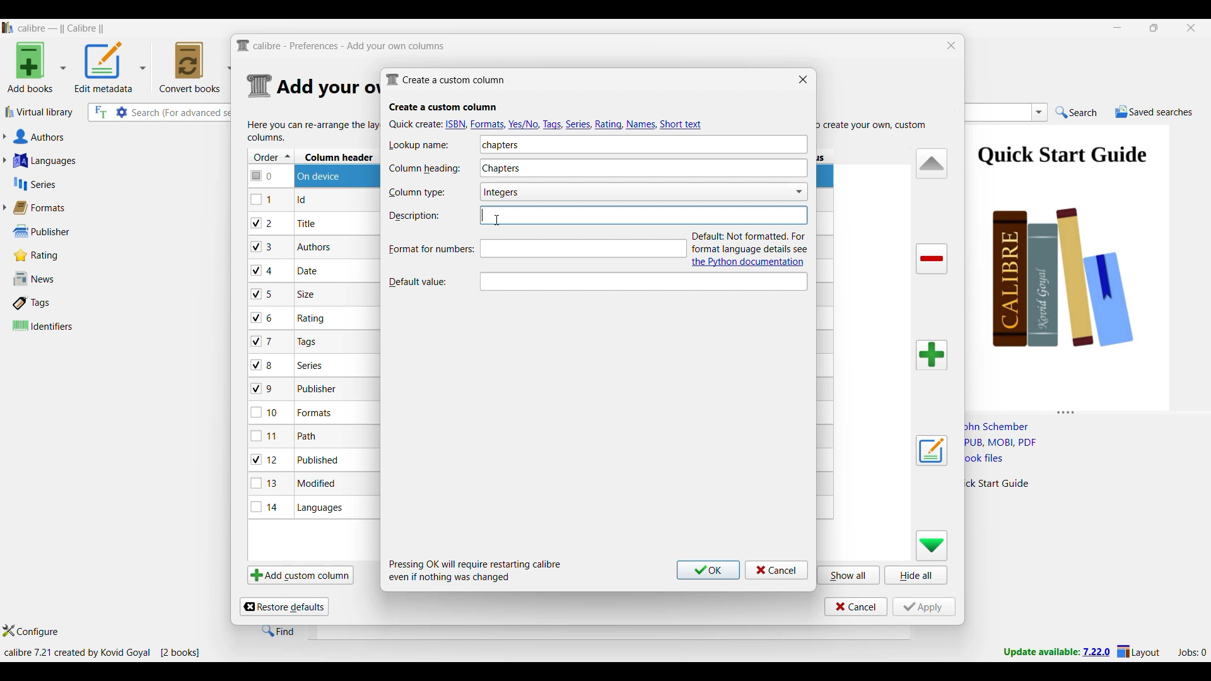  What do you see at coordinates (263, 199) in the screenshot?
I see `checkbox - 1` at bounding box center [263, 199].